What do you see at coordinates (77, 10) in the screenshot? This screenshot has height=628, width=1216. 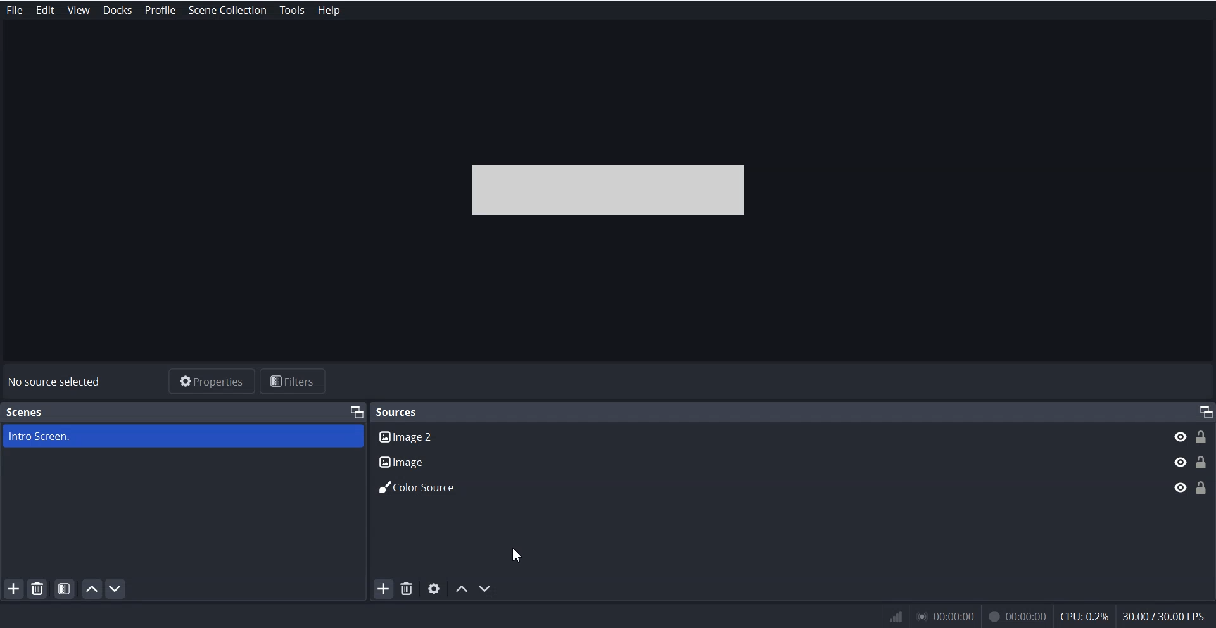 I see `View` at bounding box center [77, 10].